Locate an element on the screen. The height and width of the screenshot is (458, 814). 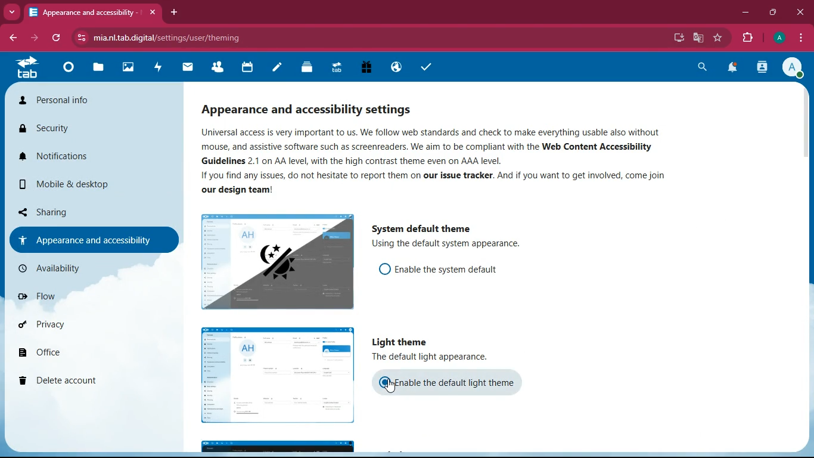
desktop is located at coordinates (674, 38).